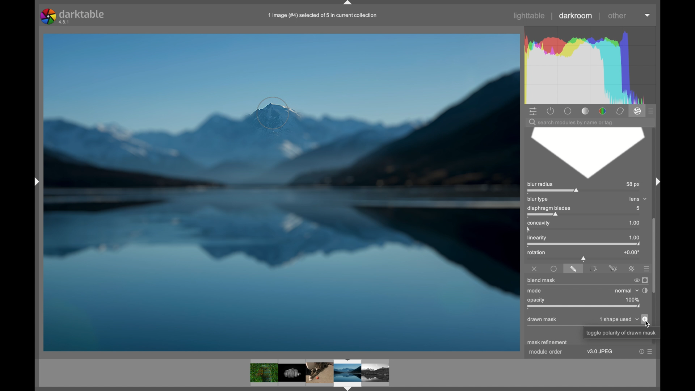 This screenshot has width=695, height=391. Describe the element at coordinates (645, 280) in the screenshot. I see `display mask` at that location.